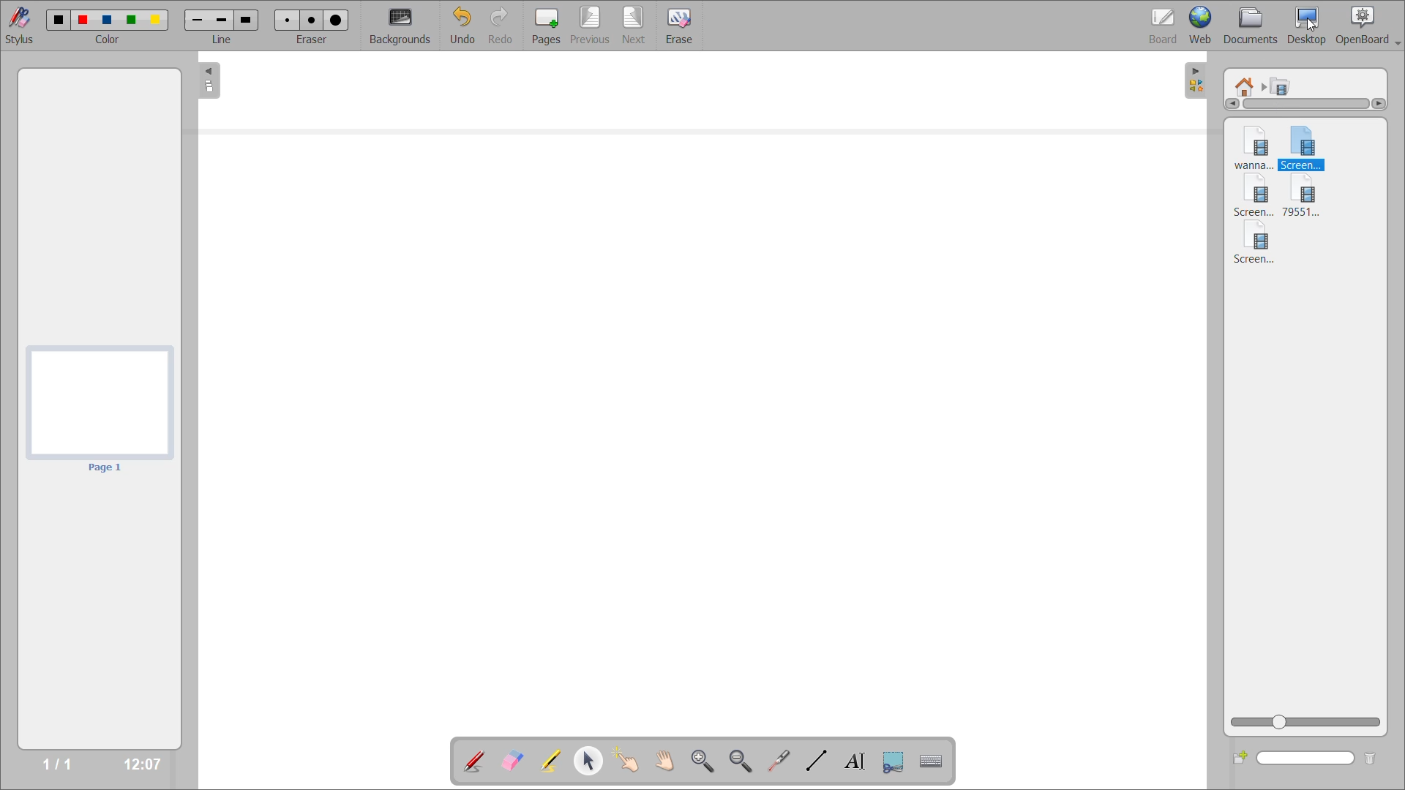  I want to click on Large line, so click(247, 20).